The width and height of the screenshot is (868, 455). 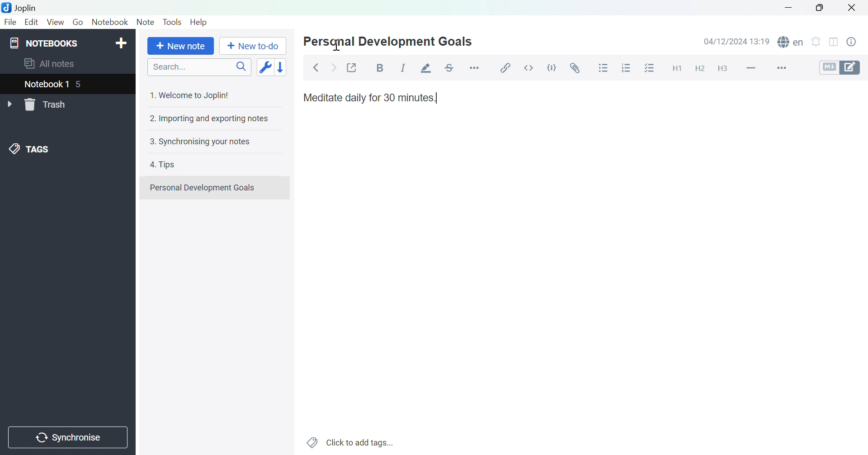 I want to click on Cursor, so click(x=337, y=45).